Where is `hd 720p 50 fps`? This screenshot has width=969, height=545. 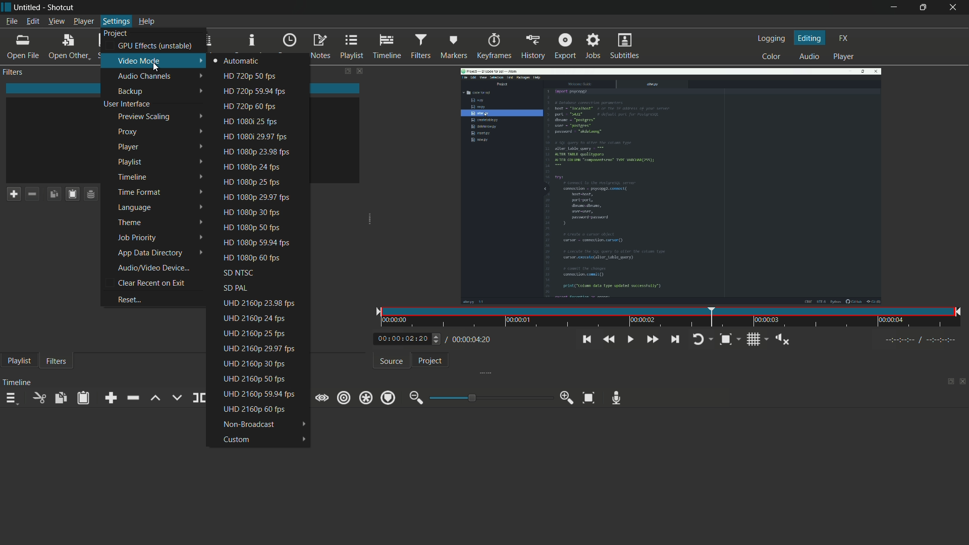
hd 720p 50 fps is located at coordinates (263, 76).